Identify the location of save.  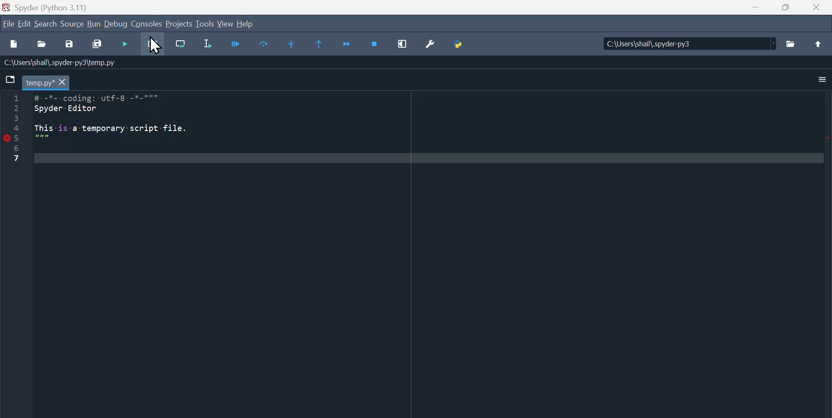
(68, 46).